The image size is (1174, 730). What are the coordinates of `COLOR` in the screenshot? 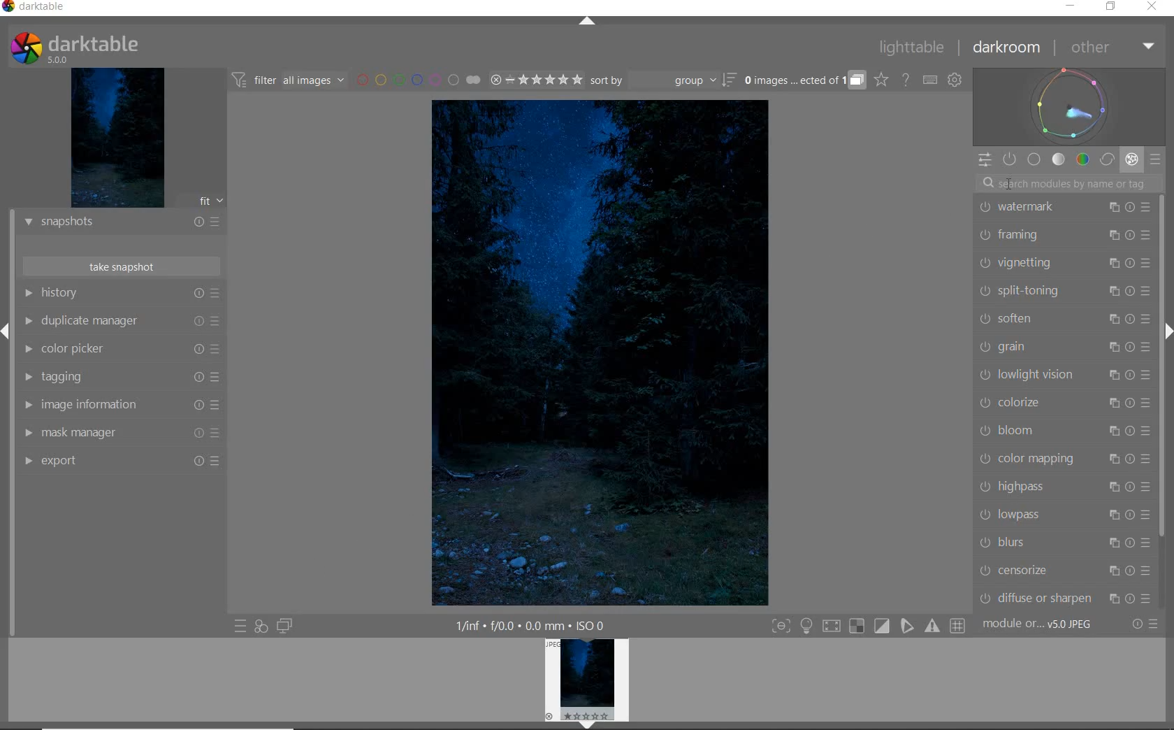 It's located at (1085, 159).